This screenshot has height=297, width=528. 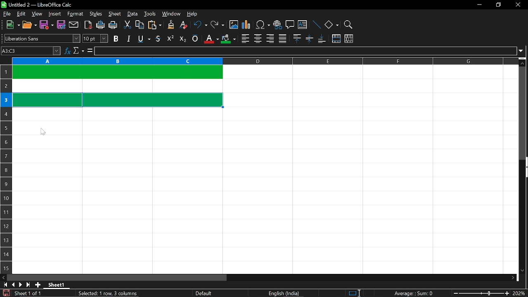 What do you see at coordinates (20, 285) in the screenshot?
I see `next sheet` at bounding box center [20, 285].